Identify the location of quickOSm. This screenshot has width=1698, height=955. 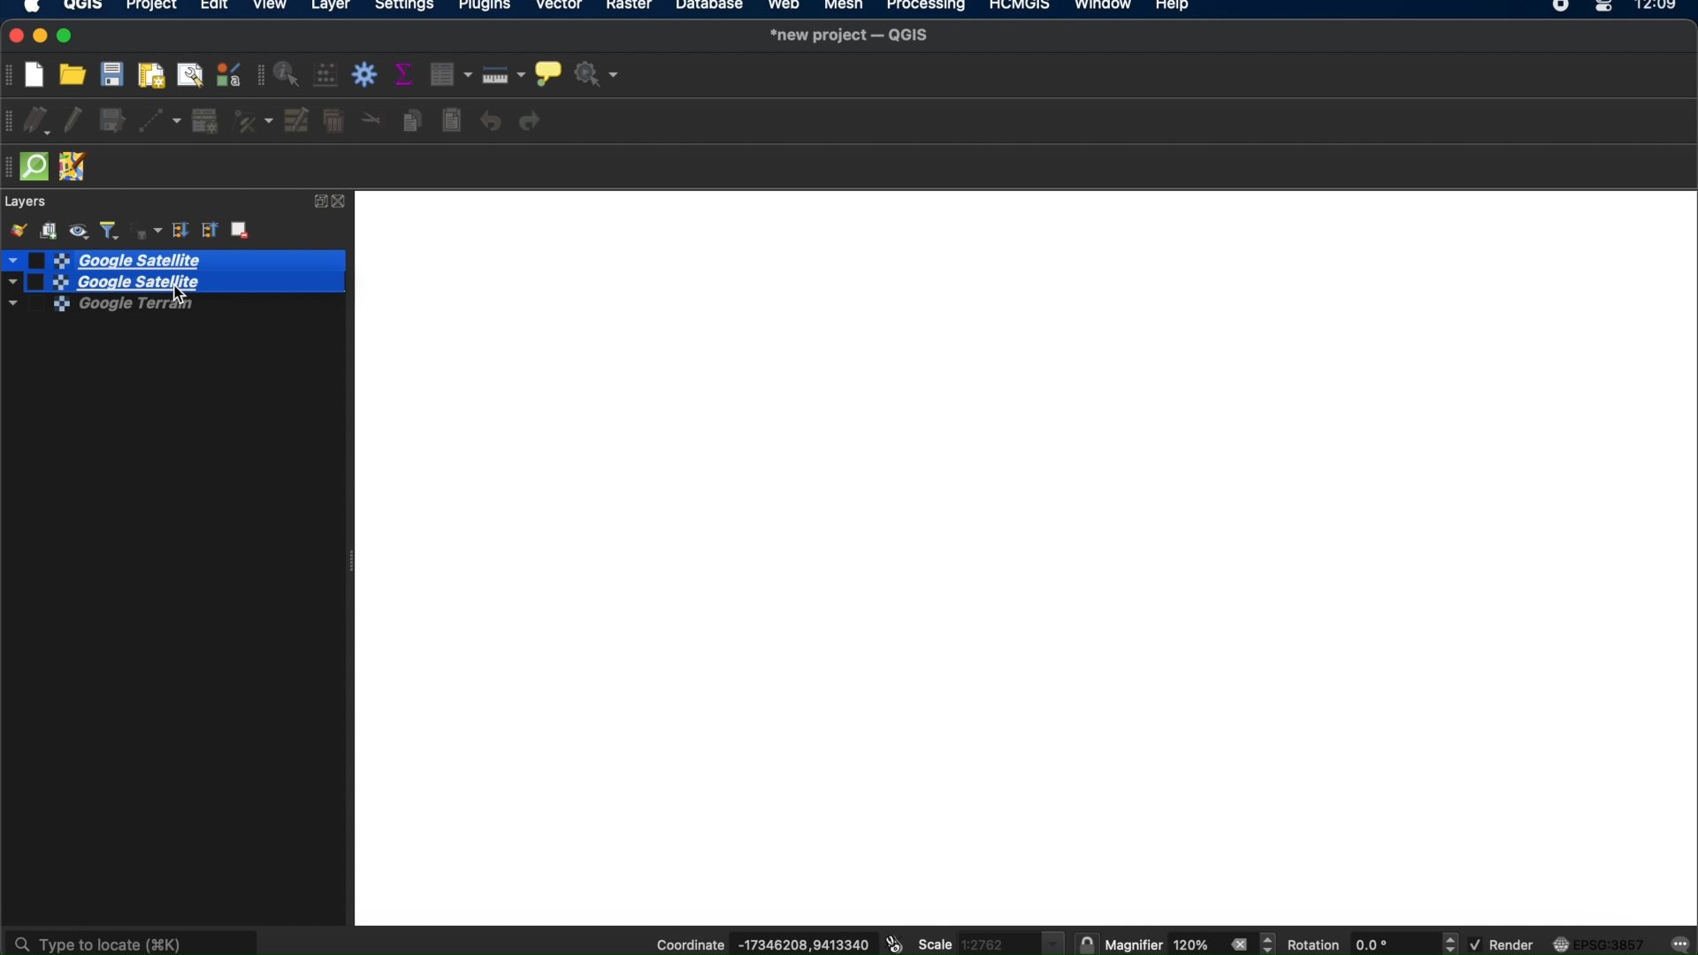
(39, 166).